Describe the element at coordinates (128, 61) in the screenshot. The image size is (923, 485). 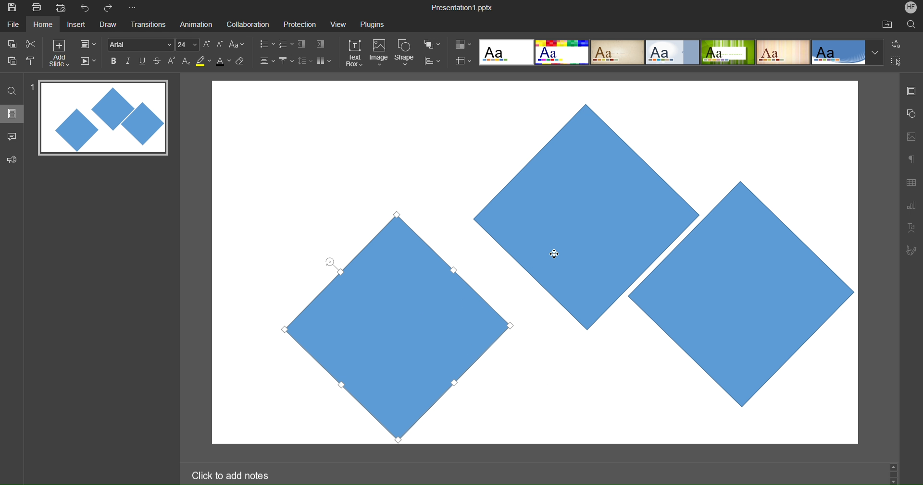
I see `Italic` at that location.